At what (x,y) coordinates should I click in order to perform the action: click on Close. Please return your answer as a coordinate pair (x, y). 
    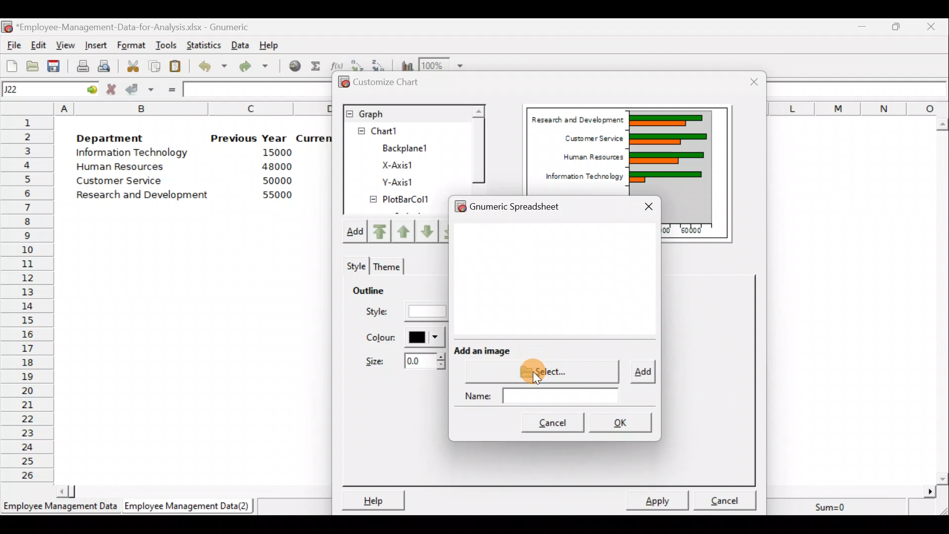
    Looking at the image, I should click on (647, 206).